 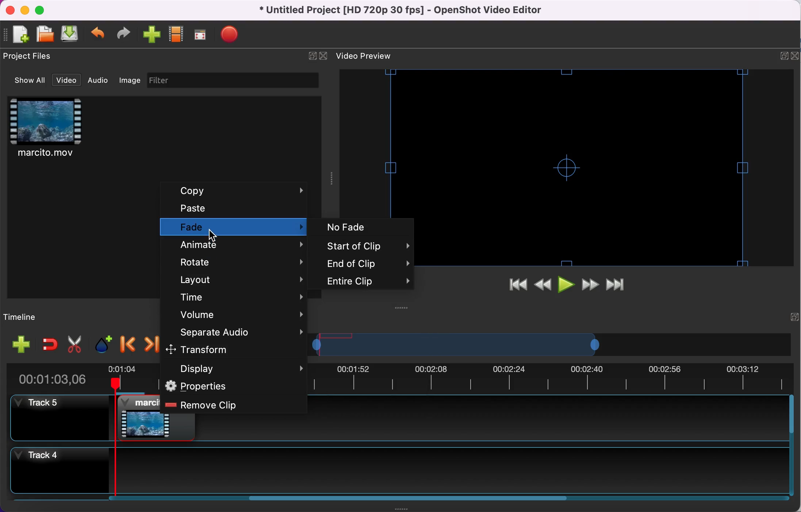 I want to click on volume, so click(x=238, y=315).